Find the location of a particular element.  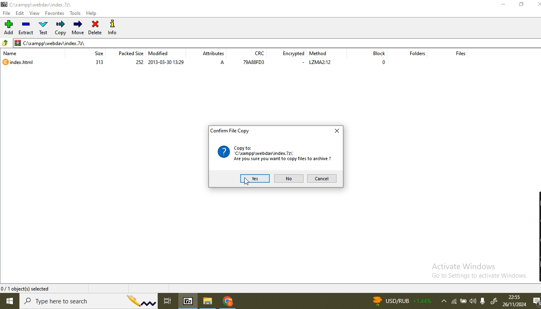

minimise is located at coordinates (503, 5).